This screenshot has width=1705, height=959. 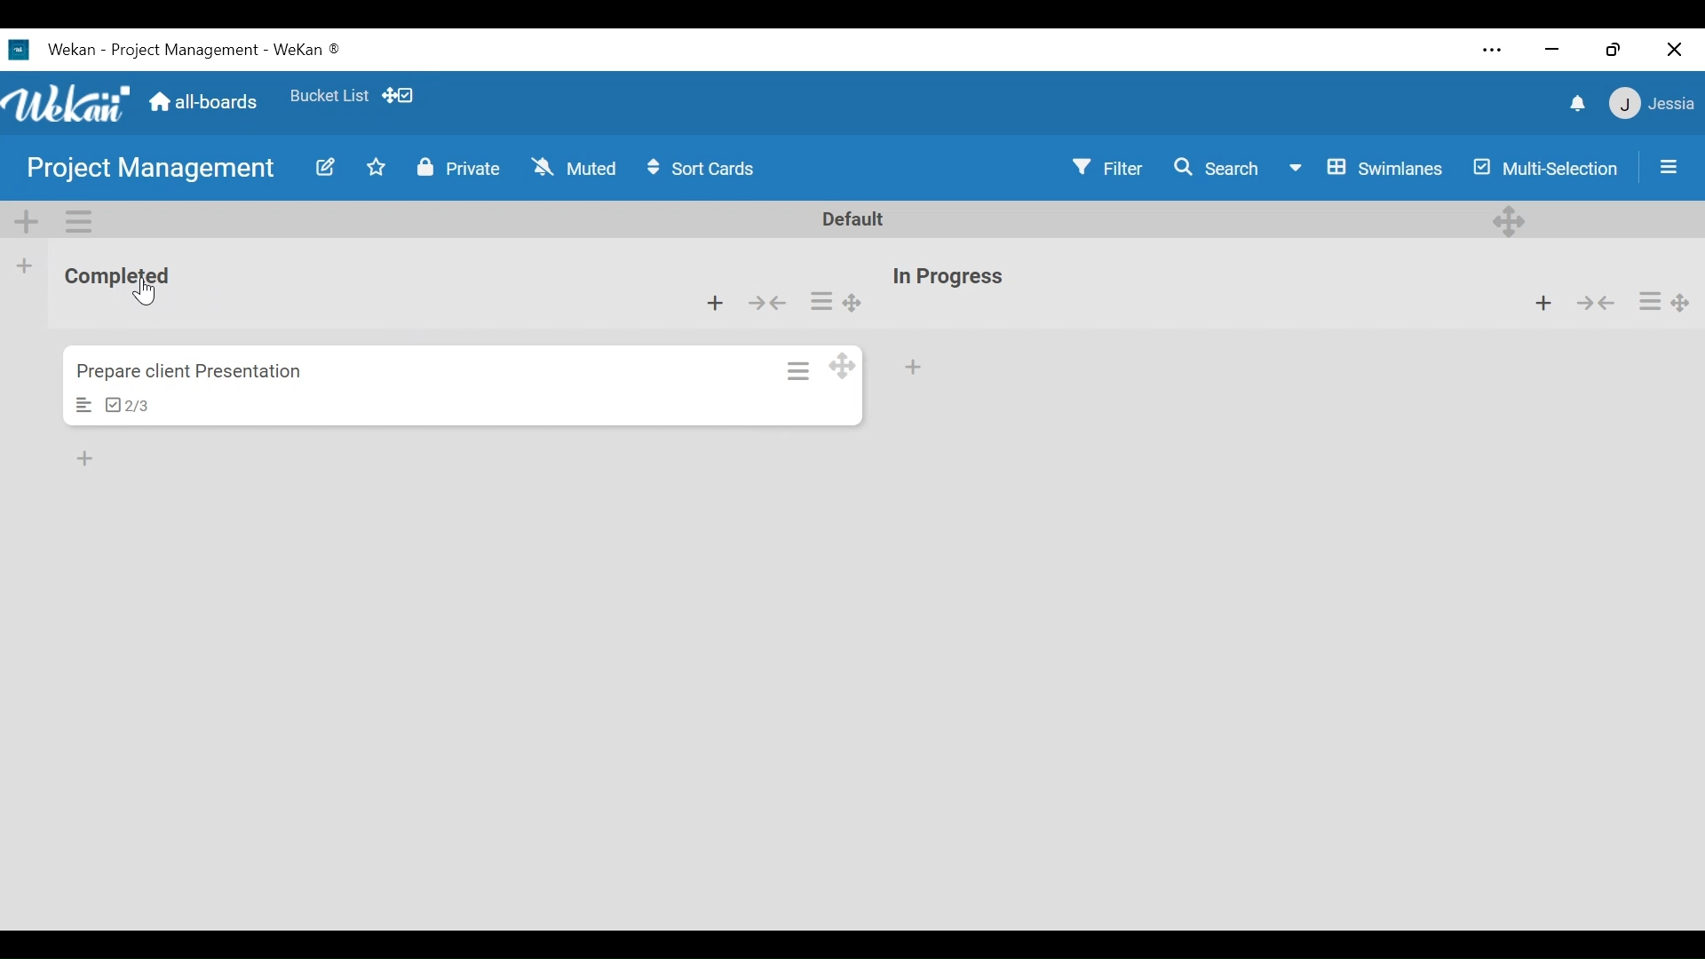 What do you see at coordinates (1653, 304) in the screenshot?
I see `List actions` at bounding box center [1653, 304].